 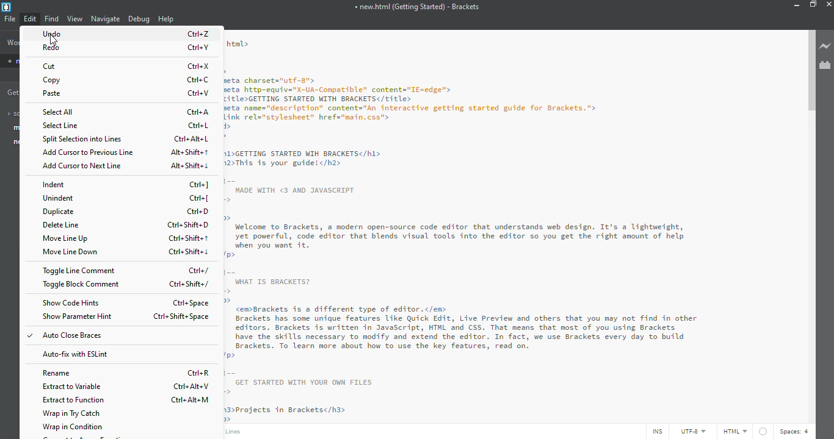 What do you see at coordinates (825, 65) in the screenshot?
I see `extension manager` at bounding box center [825, 65].